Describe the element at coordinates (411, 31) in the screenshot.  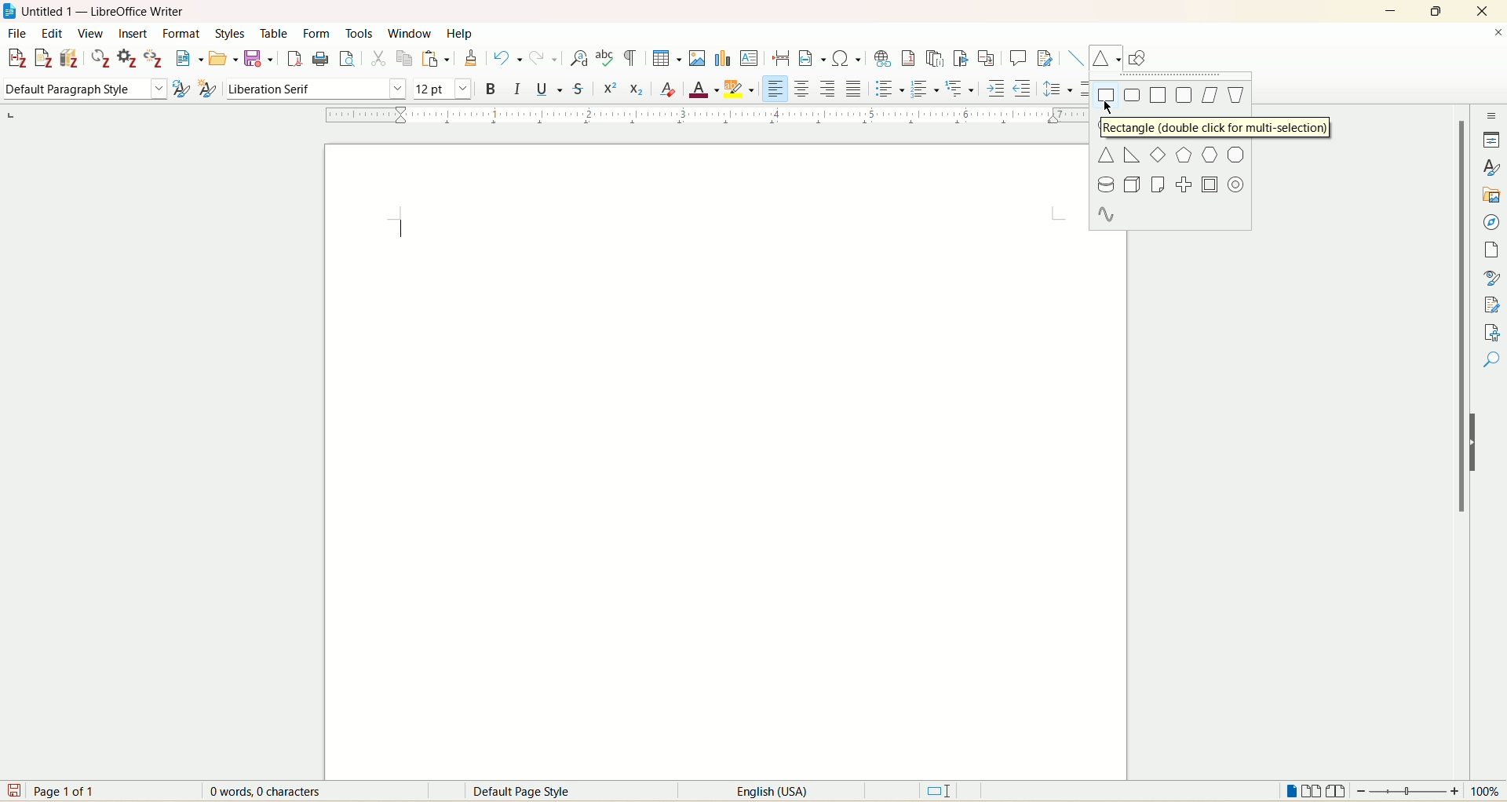
I see `window` at that location.